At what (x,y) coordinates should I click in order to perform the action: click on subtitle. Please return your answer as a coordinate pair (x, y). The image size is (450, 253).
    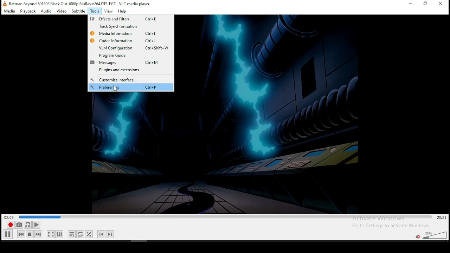
    Looking at the image, I should click on (78, 11).